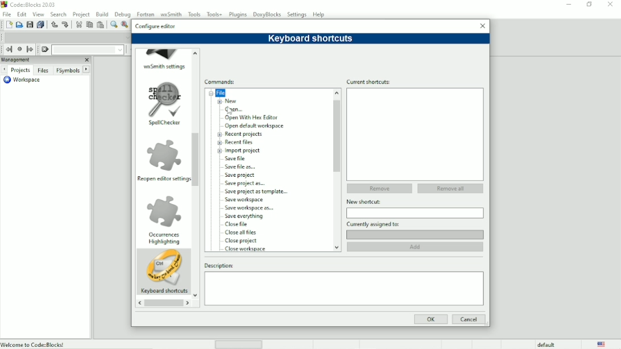 The height and width of the screenshot is (349, 621). I want to click on Files, so click(43, 71).